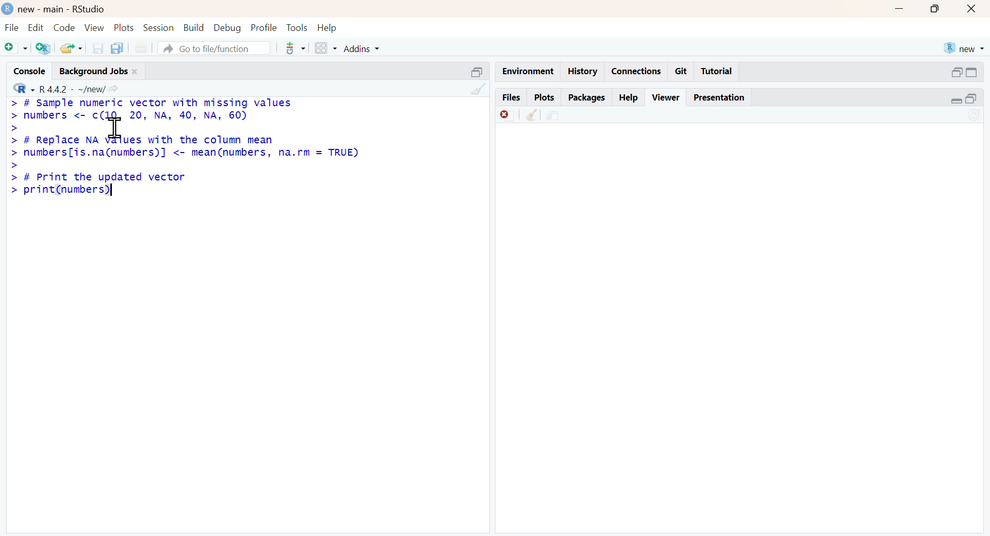  What do you see at coordinates (63, 10) in the screenshot?
I see `new - main - RStudio` at bounding box center [63, 10].